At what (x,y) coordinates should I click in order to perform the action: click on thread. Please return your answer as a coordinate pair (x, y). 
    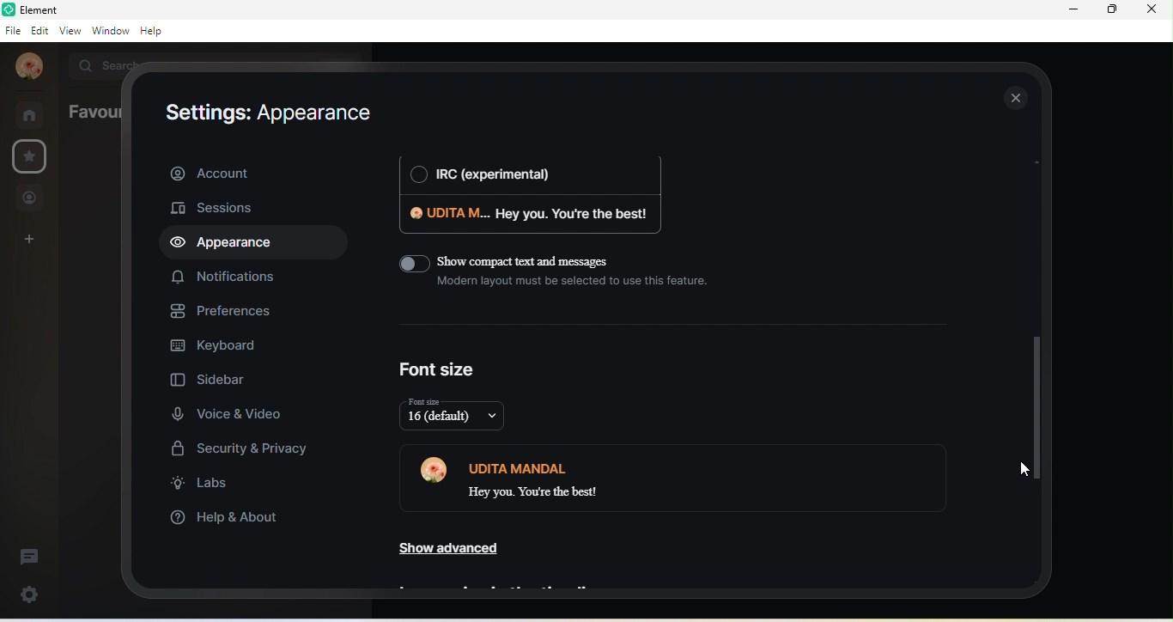
    Looking at the image, I should click on (27, 554).